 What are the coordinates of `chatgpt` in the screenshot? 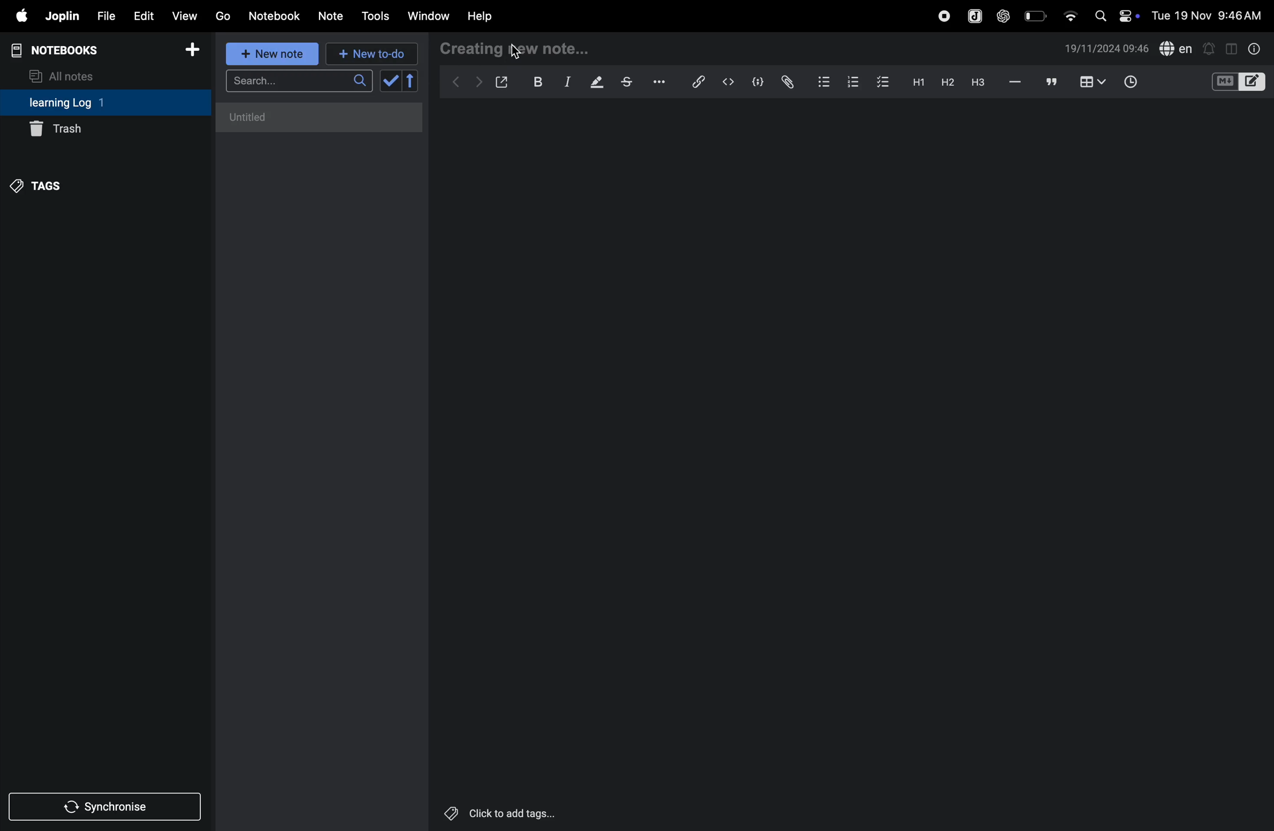 It's located at (1004, 14).